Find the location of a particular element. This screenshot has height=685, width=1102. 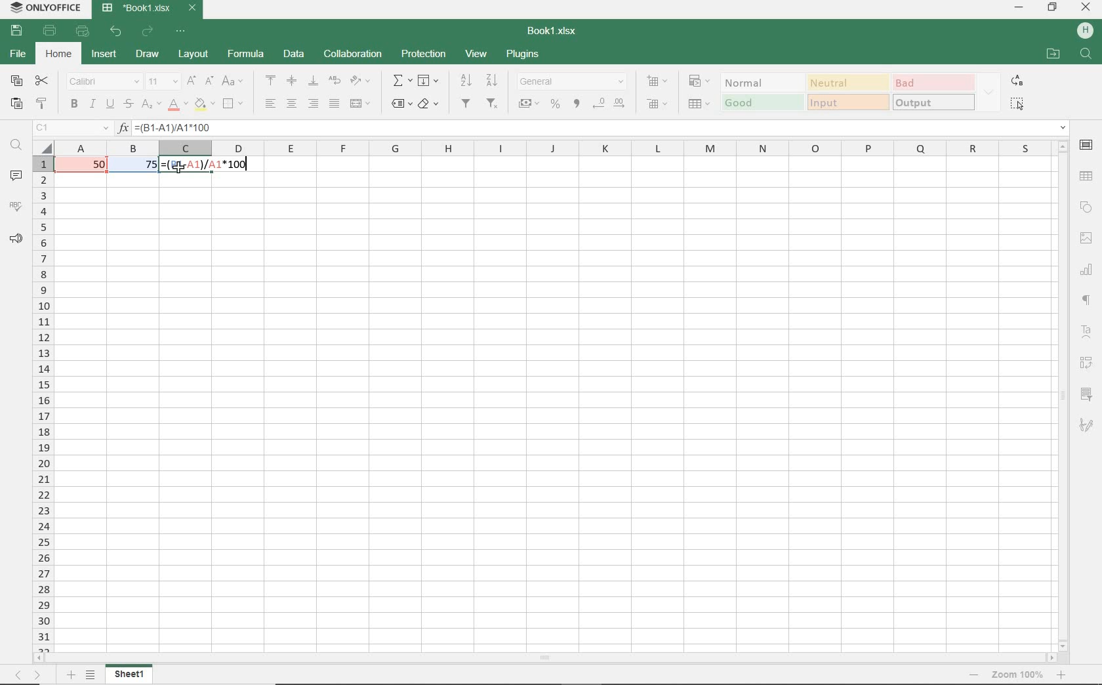

align center is located at coordinates (293, 105).